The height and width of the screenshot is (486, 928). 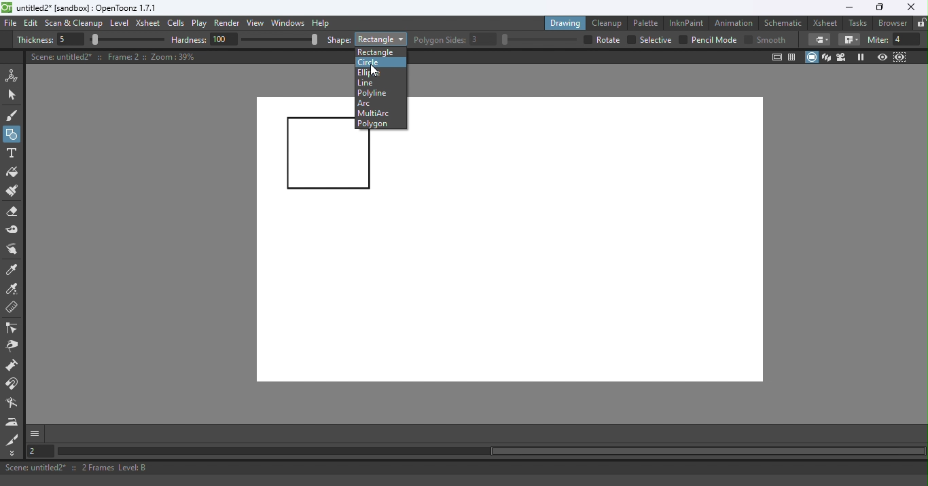 I want to click on Cutter tool, so click(x=12, y=439).